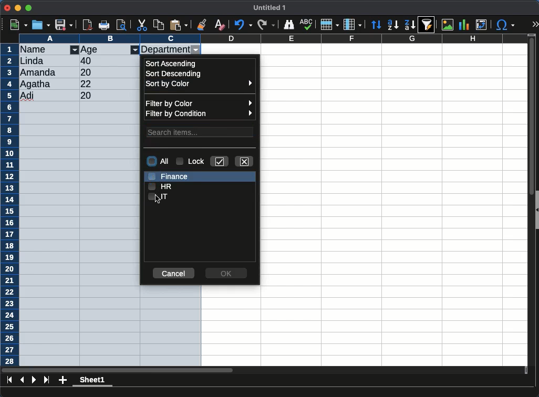  Describe the element at coordinates (173, 274) in the screenshot. I see `cancel ` at that location.